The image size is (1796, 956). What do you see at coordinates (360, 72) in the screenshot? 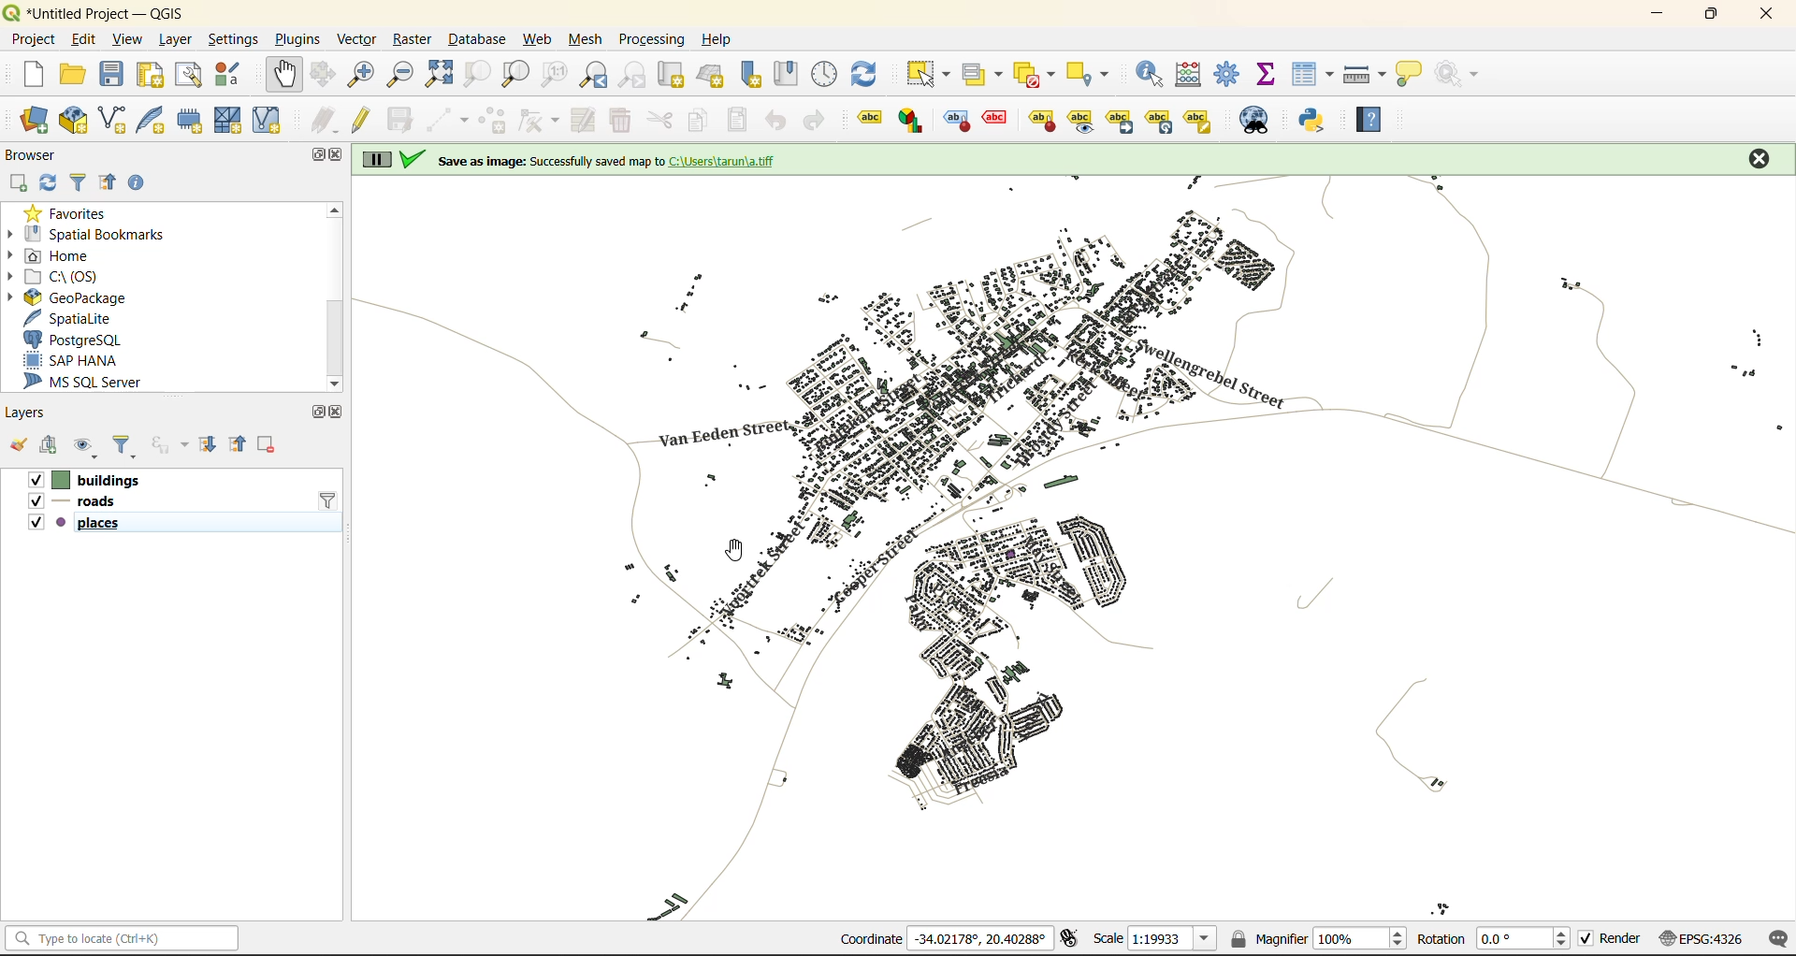
I see `zoom in` at bounding box center [360, 72].